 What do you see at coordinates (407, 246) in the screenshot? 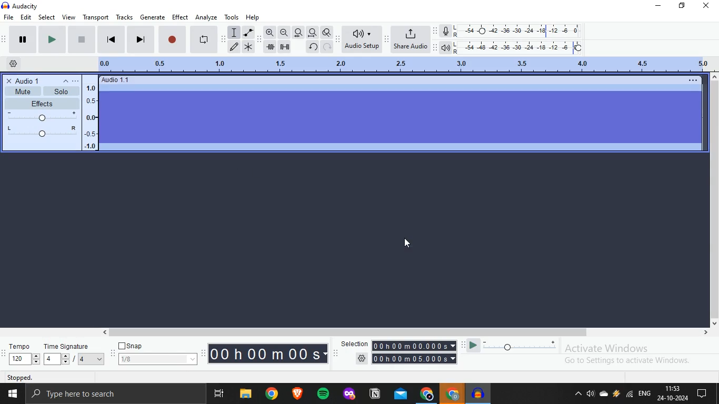
I see `Cursor` at bounding box center [407, 246].